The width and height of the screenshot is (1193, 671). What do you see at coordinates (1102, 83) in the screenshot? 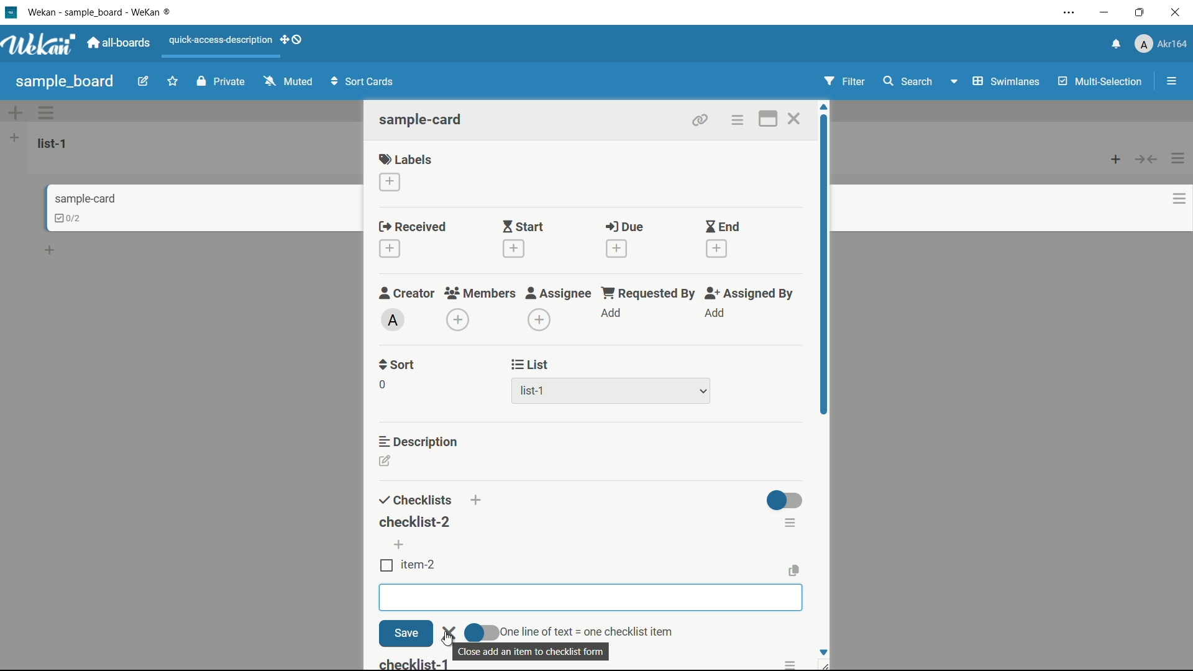
I see `multi selection` at bounding box center [1102, 83].